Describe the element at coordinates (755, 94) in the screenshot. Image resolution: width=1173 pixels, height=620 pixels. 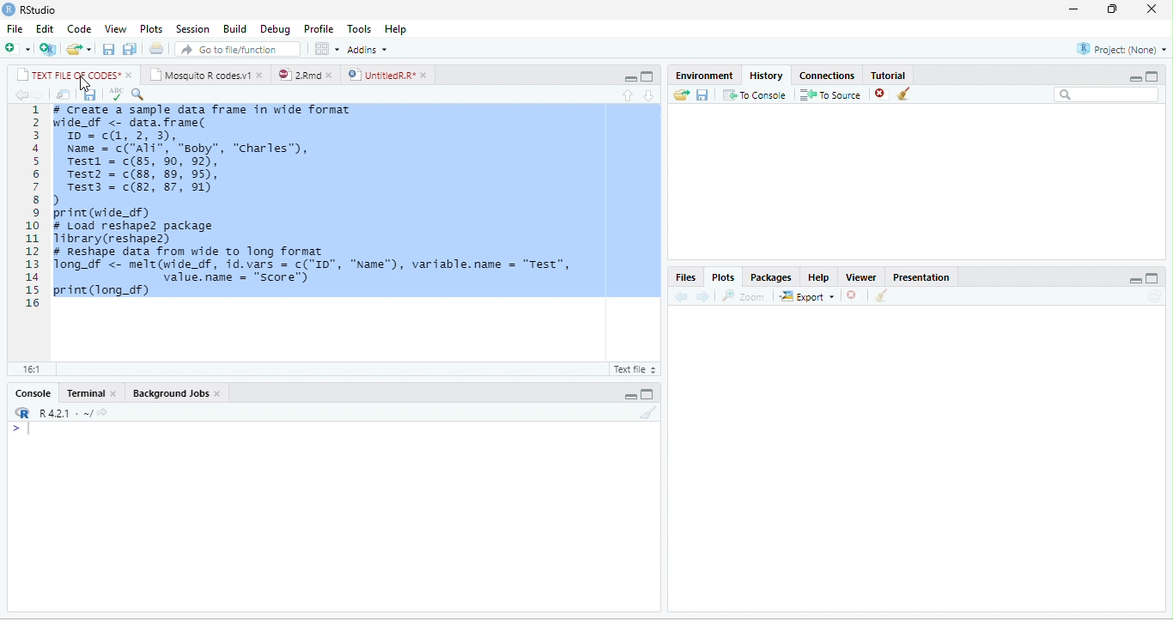
I see `To Console` at that location.